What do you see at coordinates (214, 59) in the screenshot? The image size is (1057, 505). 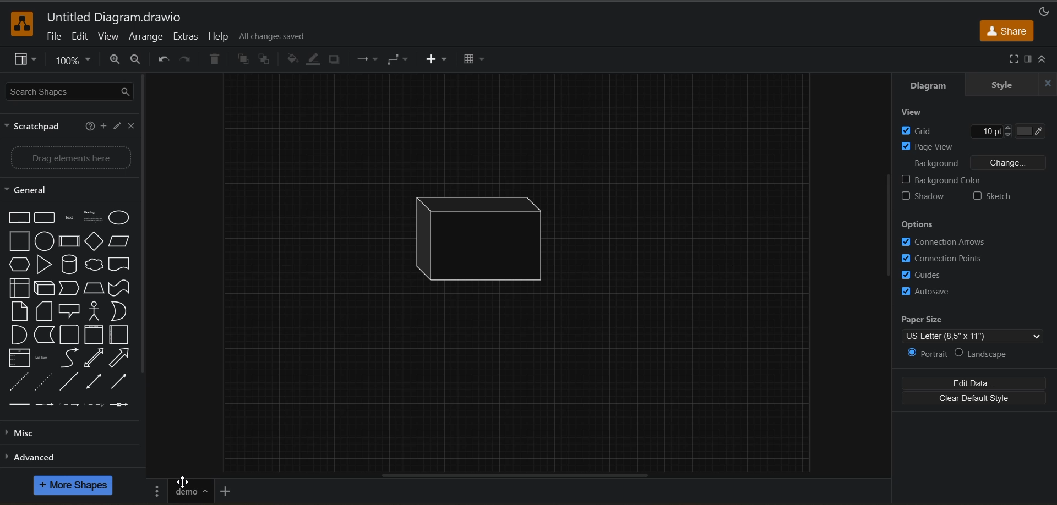 I see `delete` at bounding box center [214, 59].